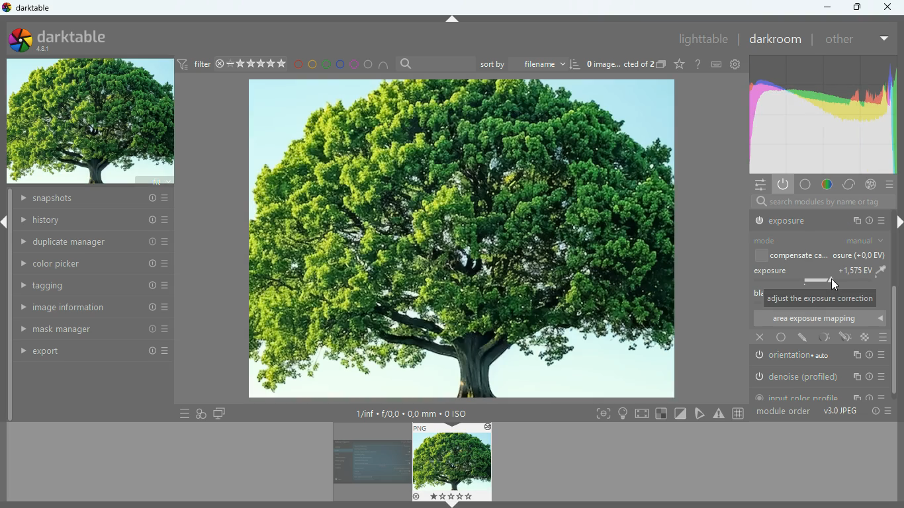  What do you see at coordinates (784, 184) in the screenshot?
I see `power` at bounding box center [784, 184].